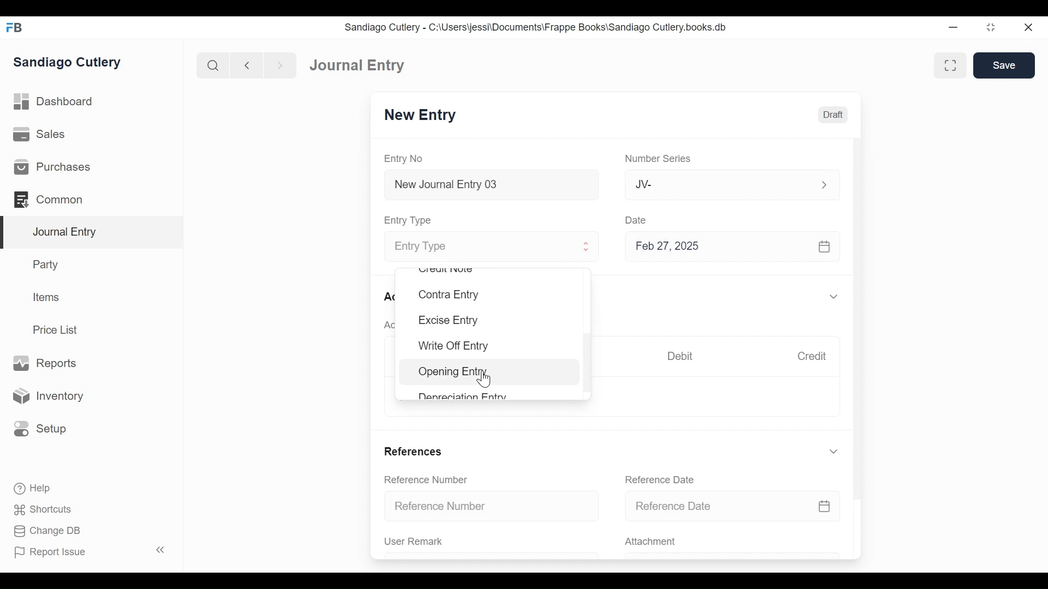 This screenshot has height=589, width=1048. What do you see at coordinates (484, 380) in the screenshot?
I see `Cursor` at bounding box center [484, 380].